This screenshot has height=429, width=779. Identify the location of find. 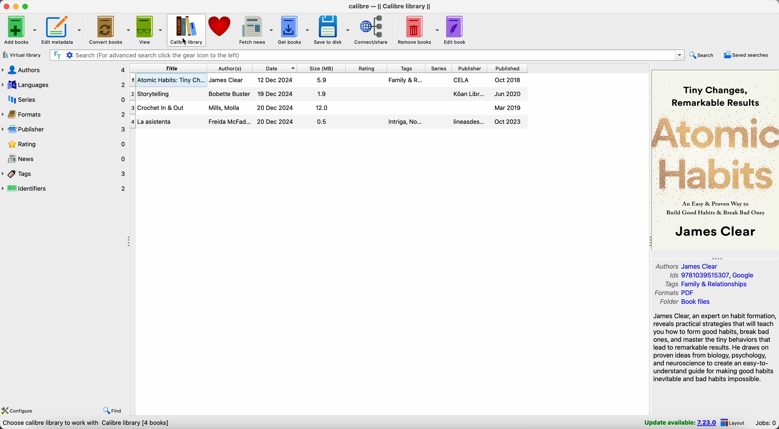
(112, 411).